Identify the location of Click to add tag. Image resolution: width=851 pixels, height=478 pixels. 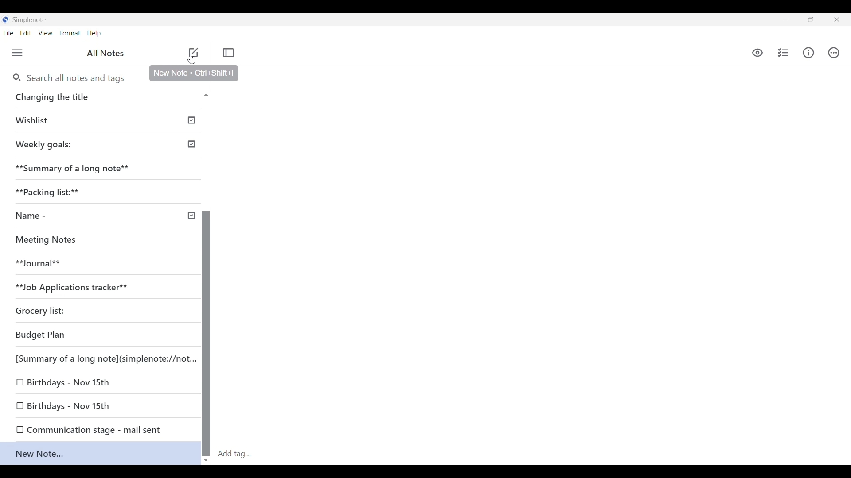
(533, 454).